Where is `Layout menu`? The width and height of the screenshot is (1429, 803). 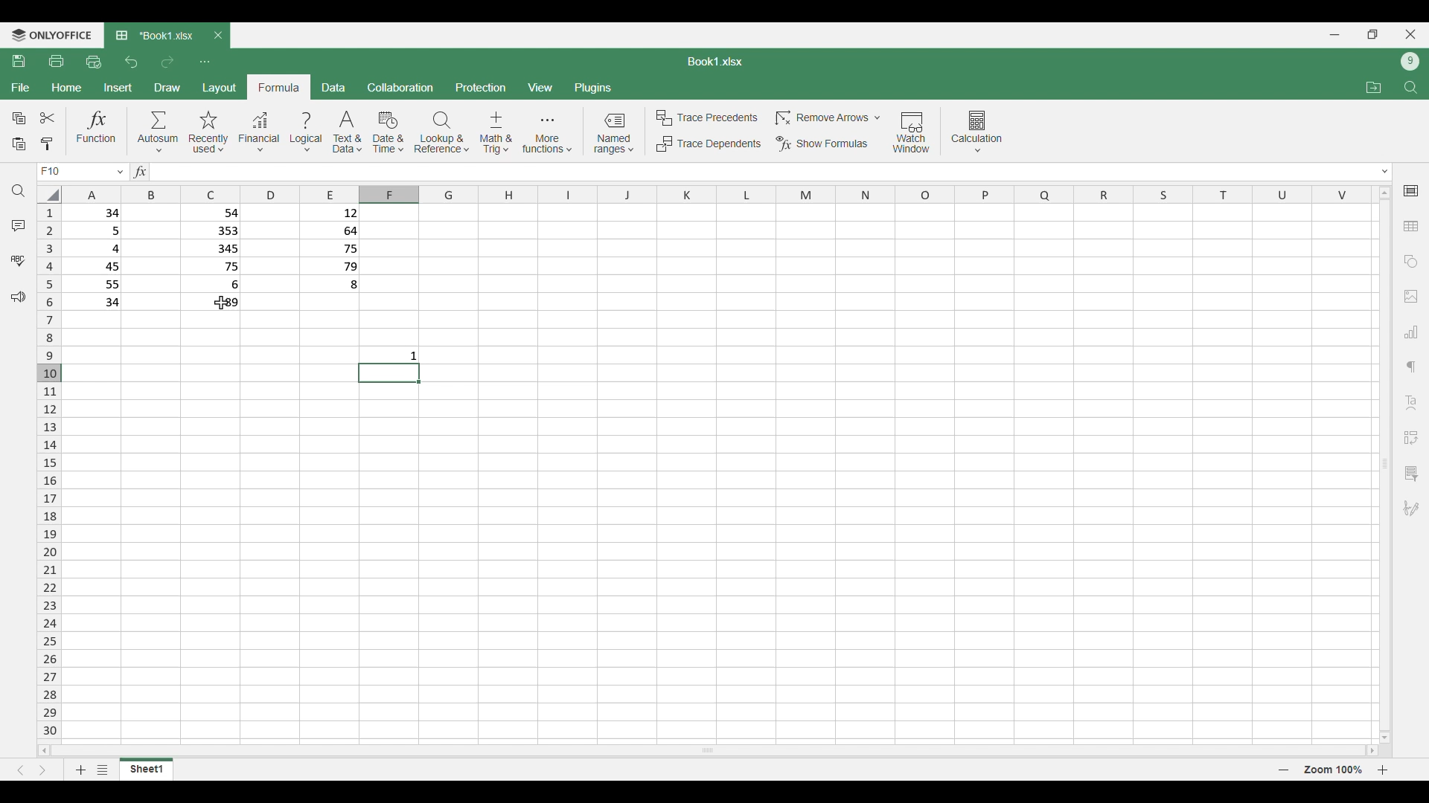
Layout menu is located at coordinates (220, 87).